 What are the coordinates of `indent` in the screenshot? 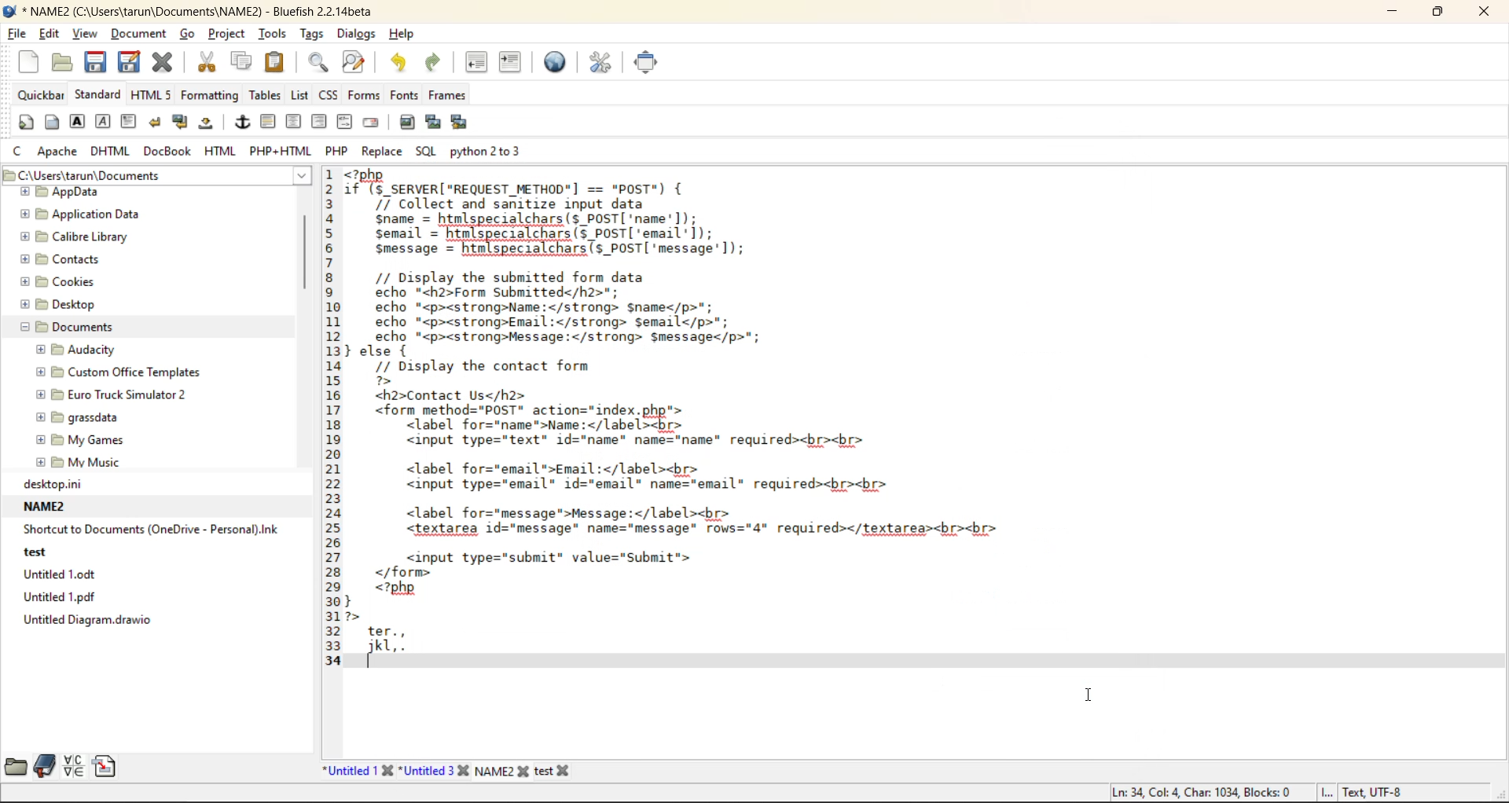 It's located at (512, 65).